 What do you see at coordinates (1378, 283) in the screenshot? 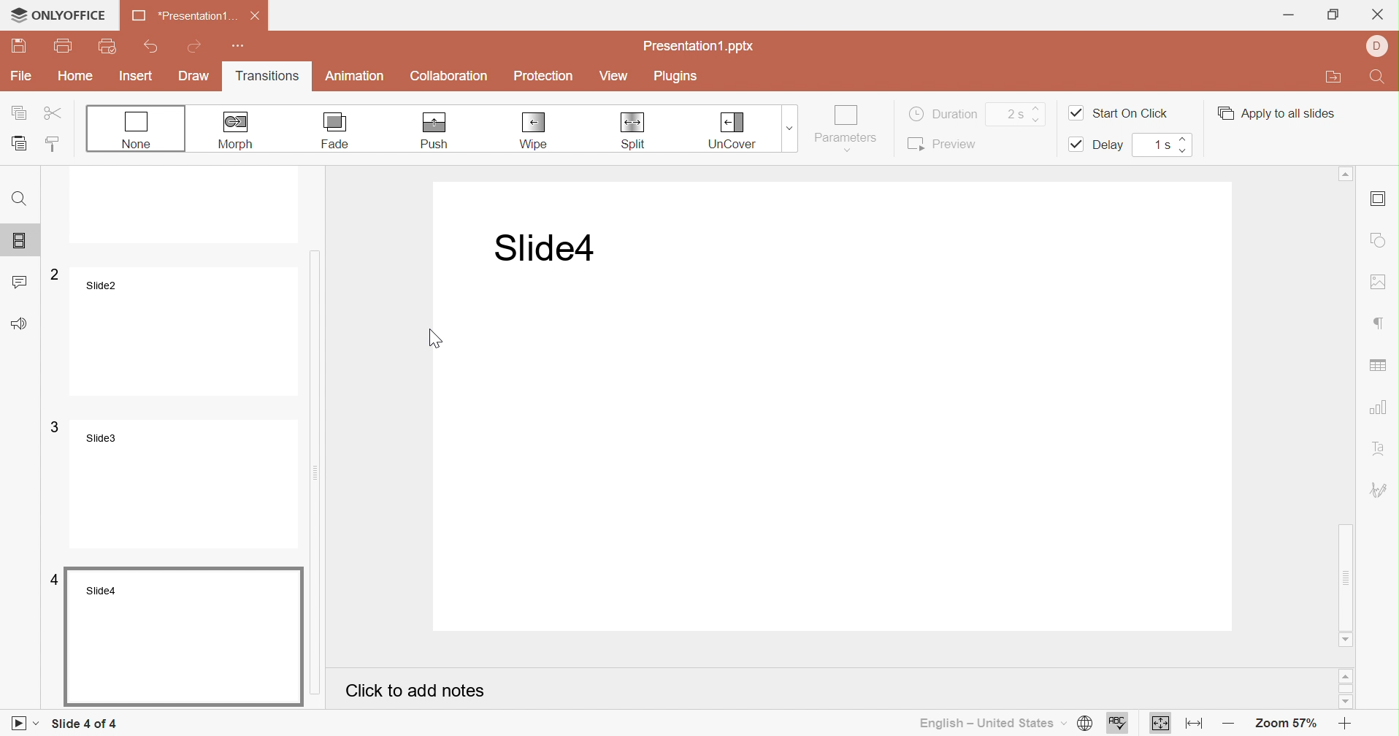
I see `Insert image` at bounding box center [1378, 283].